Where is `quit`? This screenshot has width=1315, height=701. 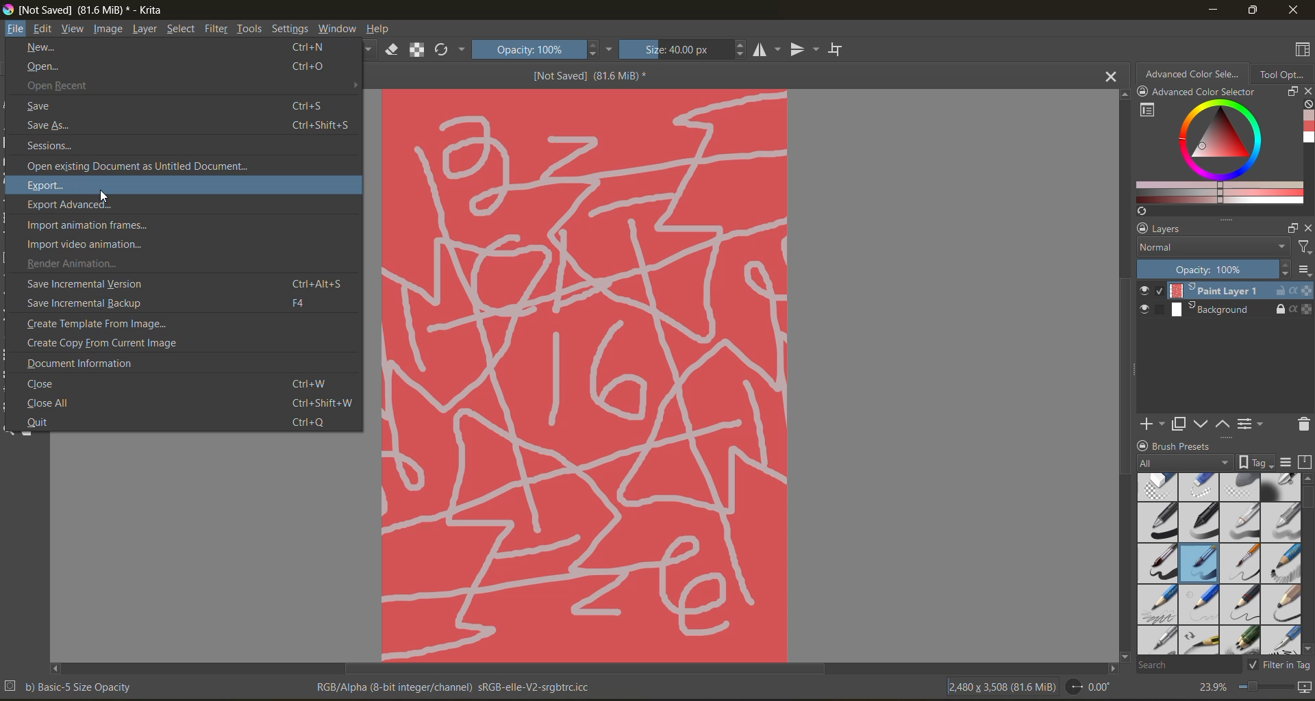 quit is located at coordinates (183, 423).